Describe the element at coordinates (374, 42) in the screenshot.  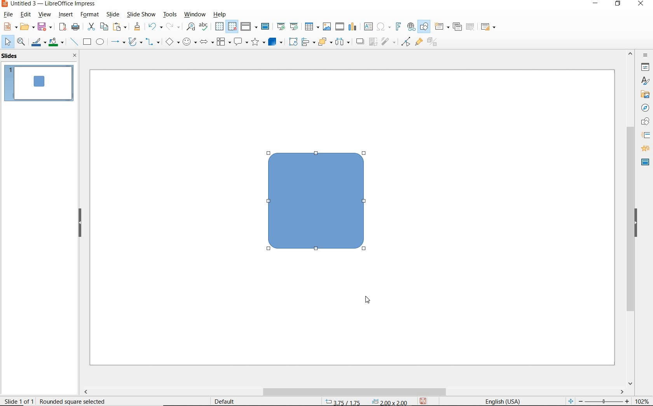
I see `crop image` at that location.